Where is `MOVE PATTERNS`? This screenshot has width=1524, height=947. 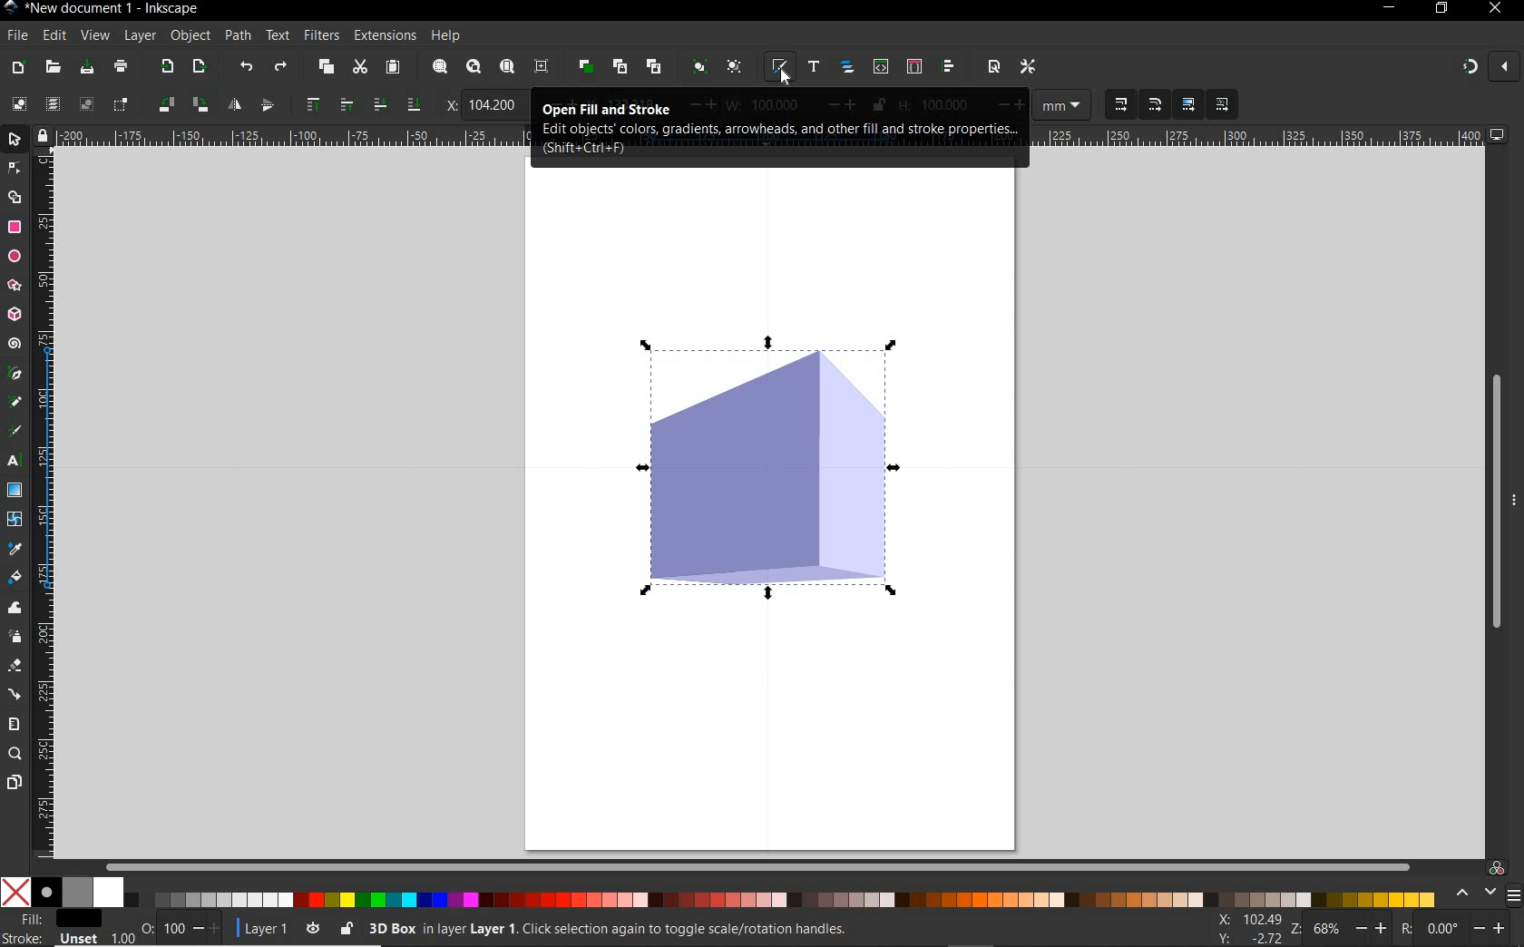
MOVE PATTERNS is located at coordinates (1223, 105).